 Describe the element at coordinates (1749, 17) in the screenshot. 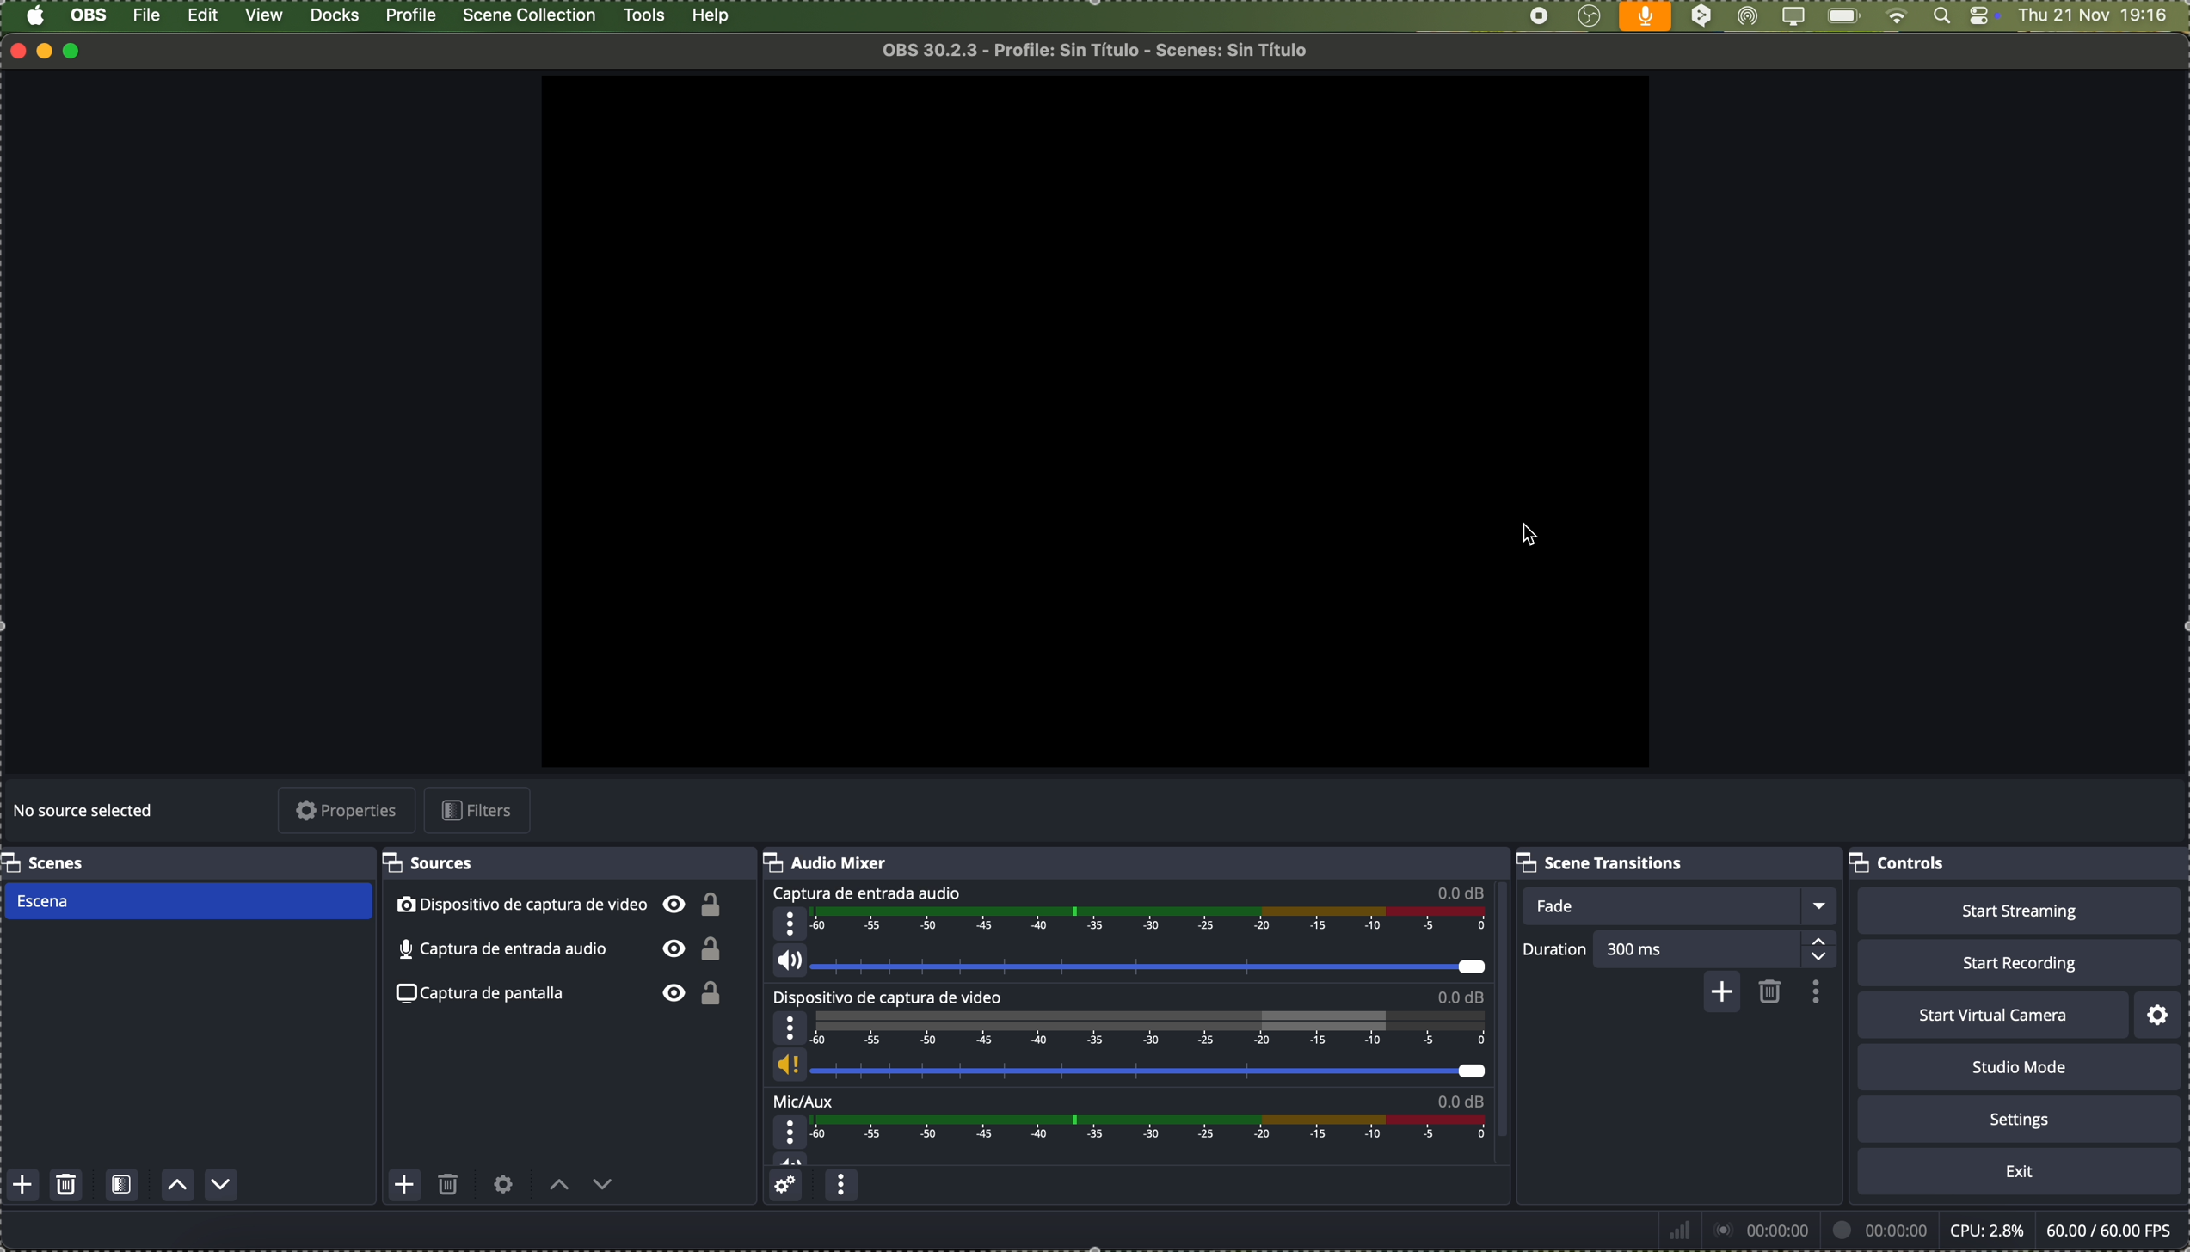

I see `AirDrop` at that location.